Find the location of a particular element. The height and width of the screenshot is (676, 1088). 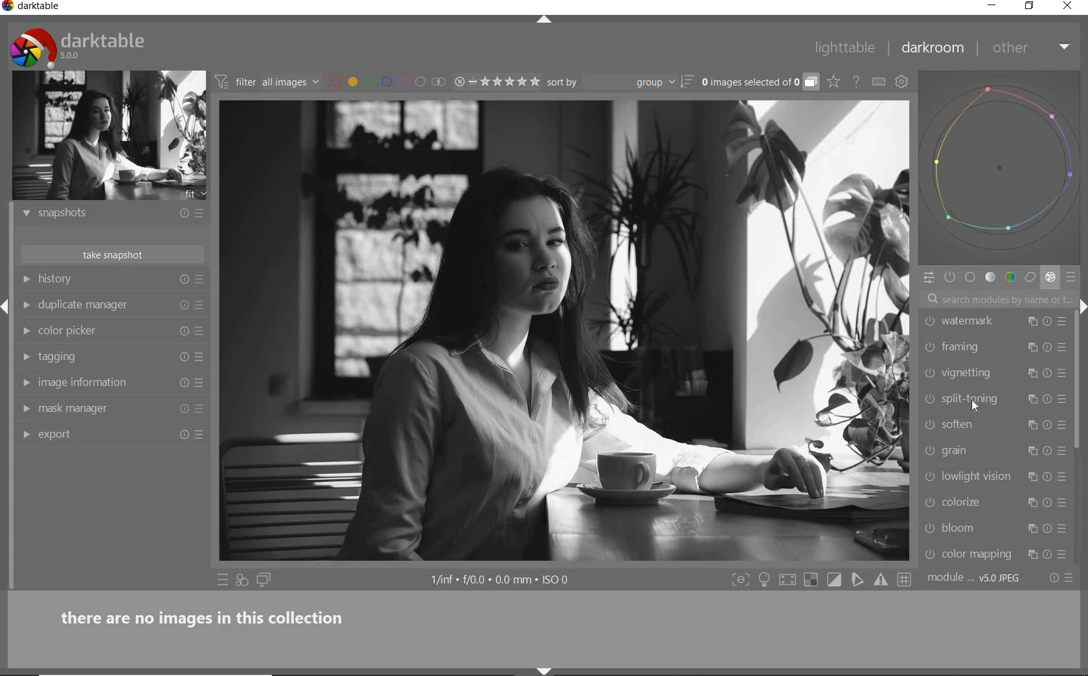

color picker is located at coordinates (105, 332).